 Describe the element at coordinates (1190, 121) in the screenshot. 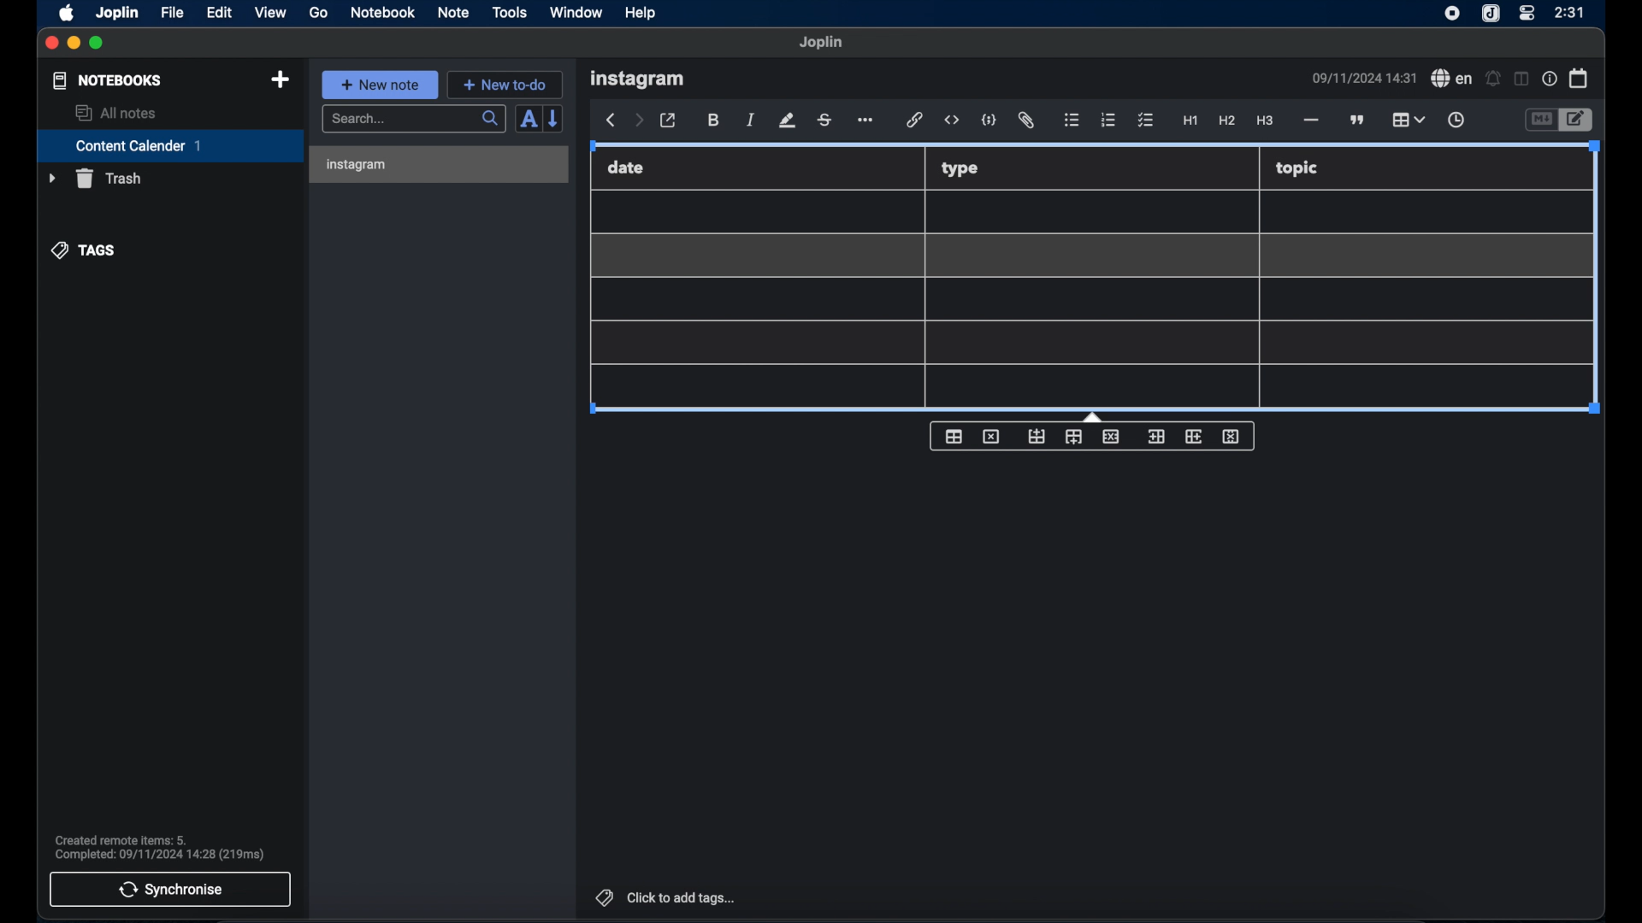

I see `heading 1` at that location.